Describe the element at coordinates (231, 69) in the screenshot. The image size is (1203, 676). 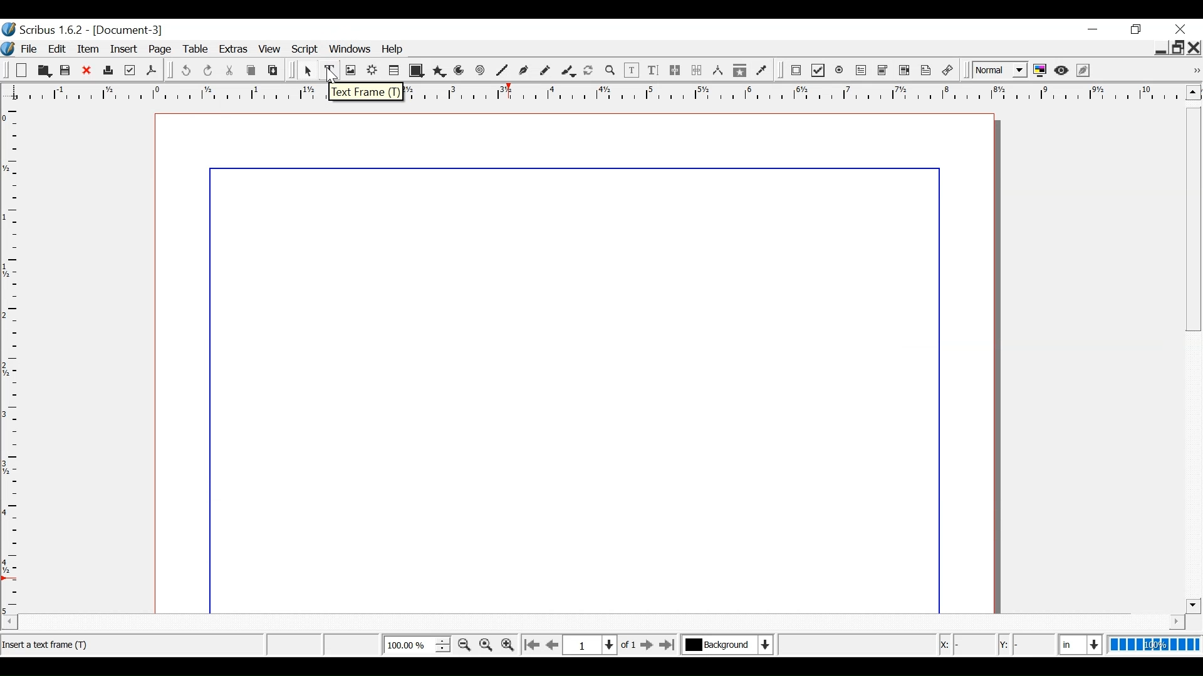
I see `Cut` at that location.